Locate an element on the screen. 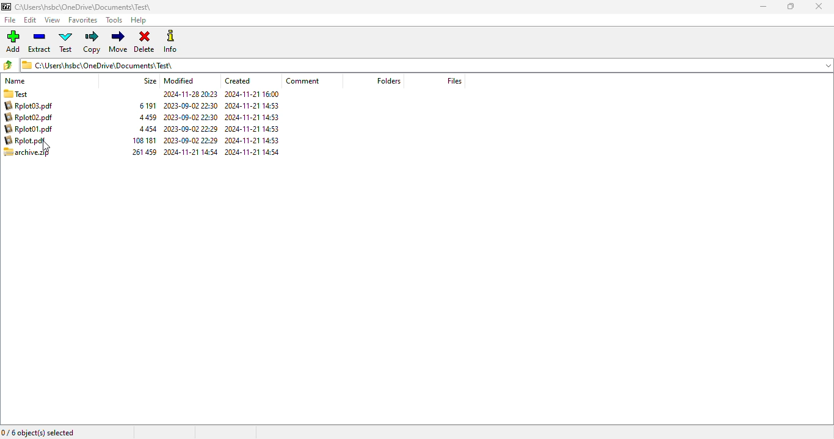 Image resolution: width=834 pixels, height=439 pixels. delete is located at coordinates (144, 42).